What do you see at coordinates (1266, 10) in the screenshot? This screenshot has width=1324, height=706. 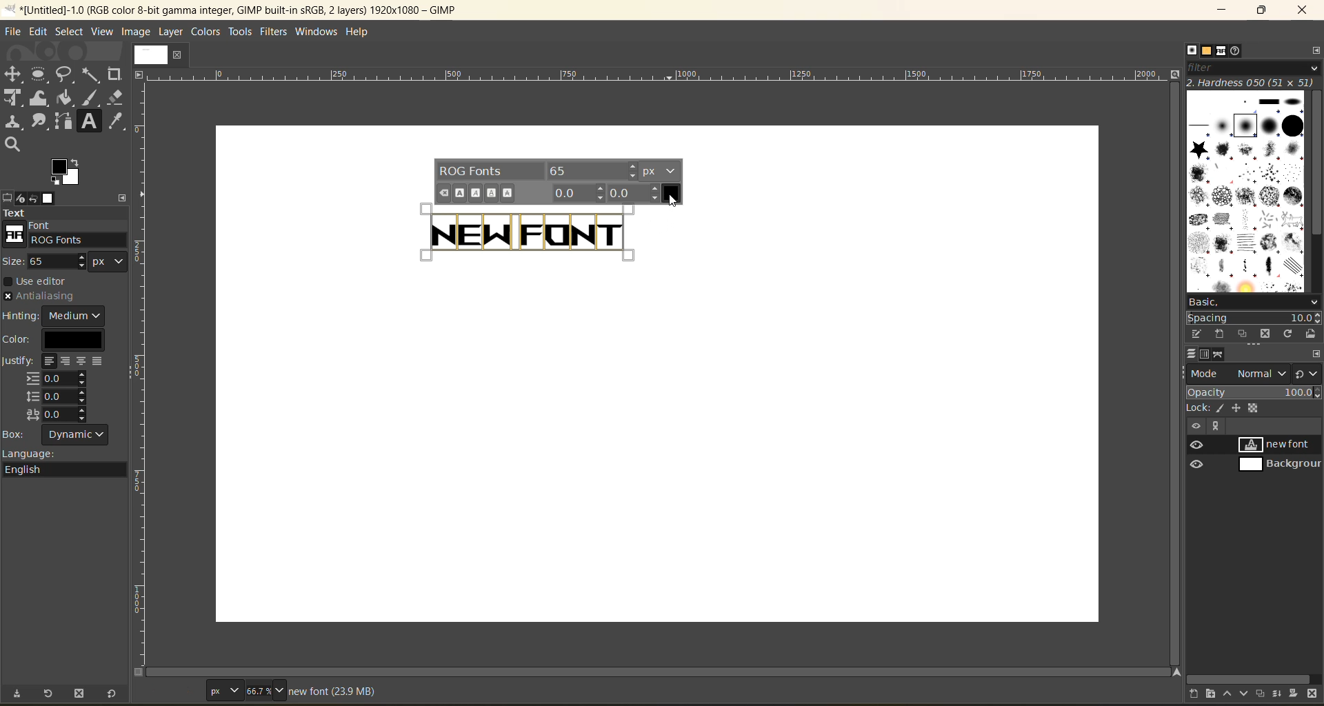 I see `maximize` at bounding box center [1266, 10].